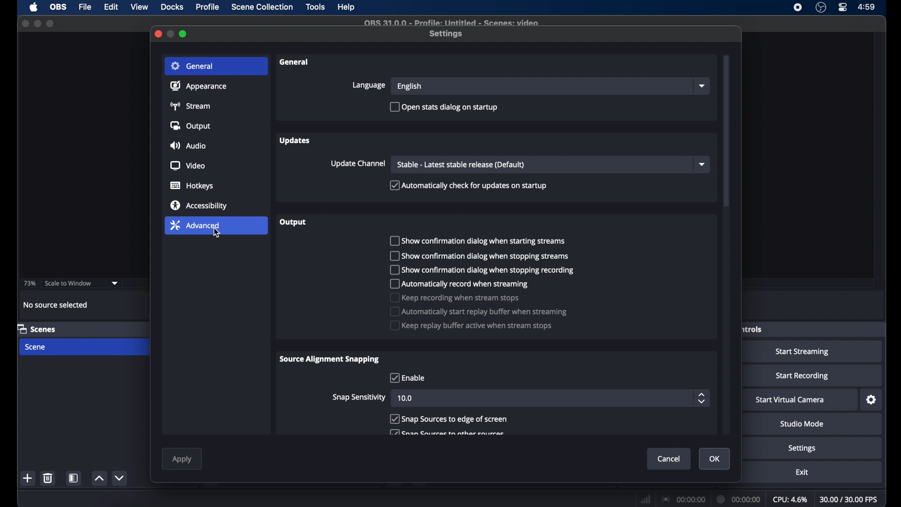 The height and width of the screenshot is (507, 901). I want to click on general, so click(216, 65).